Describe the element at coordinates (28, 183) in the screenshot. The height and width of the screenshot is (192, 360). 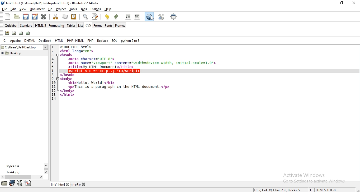
I see `directory` at that location.